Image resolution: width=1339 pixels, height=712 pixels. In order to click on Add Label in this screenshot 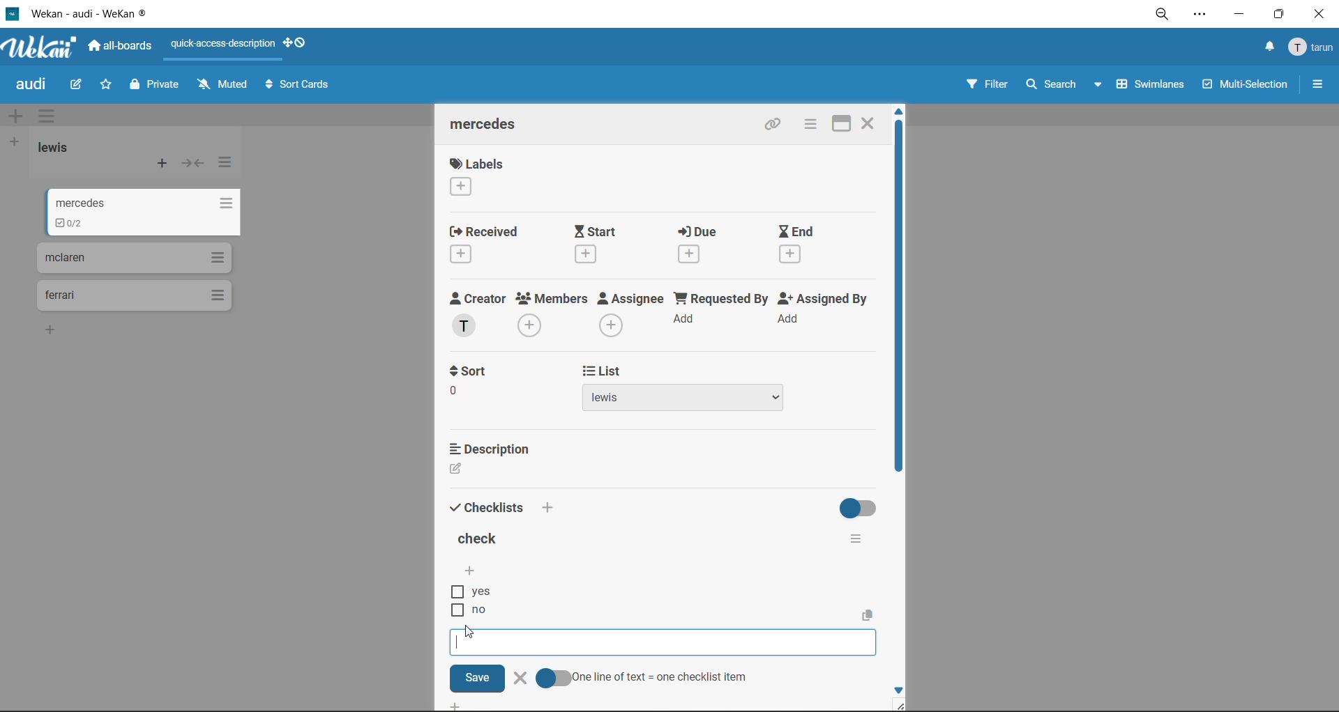, I will do `click(460, 187)`.